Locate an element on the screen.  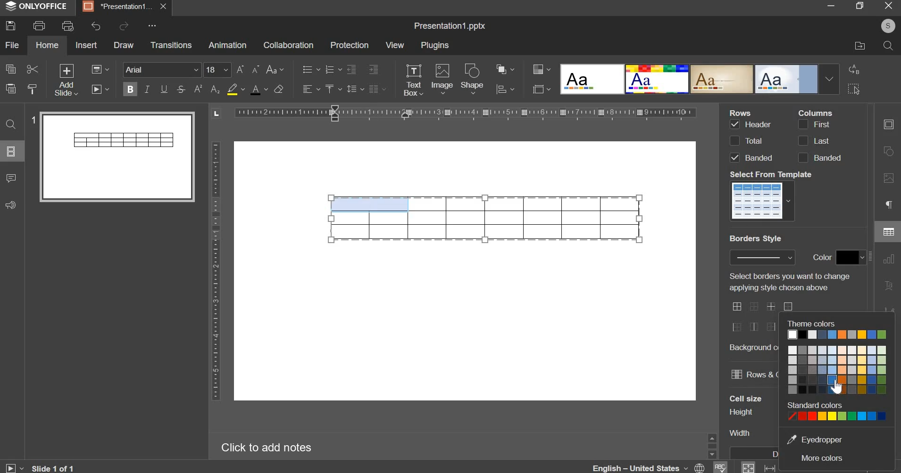
increase indent is located at coordinates (374, 69).